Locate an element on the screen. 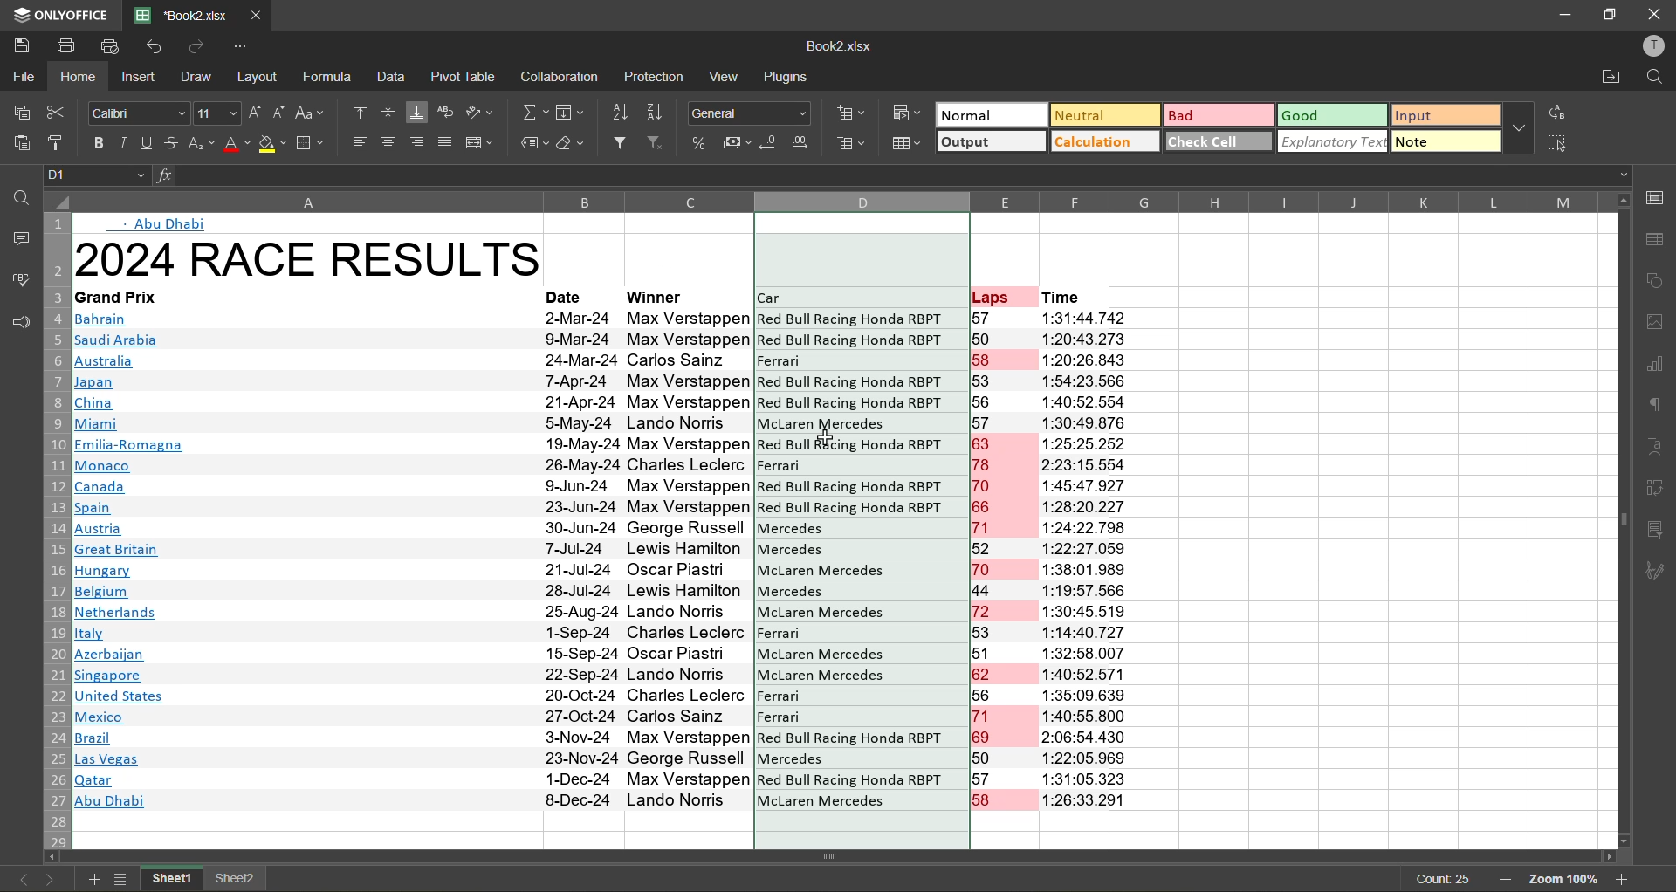  11 is located at coordinates (216, 114).